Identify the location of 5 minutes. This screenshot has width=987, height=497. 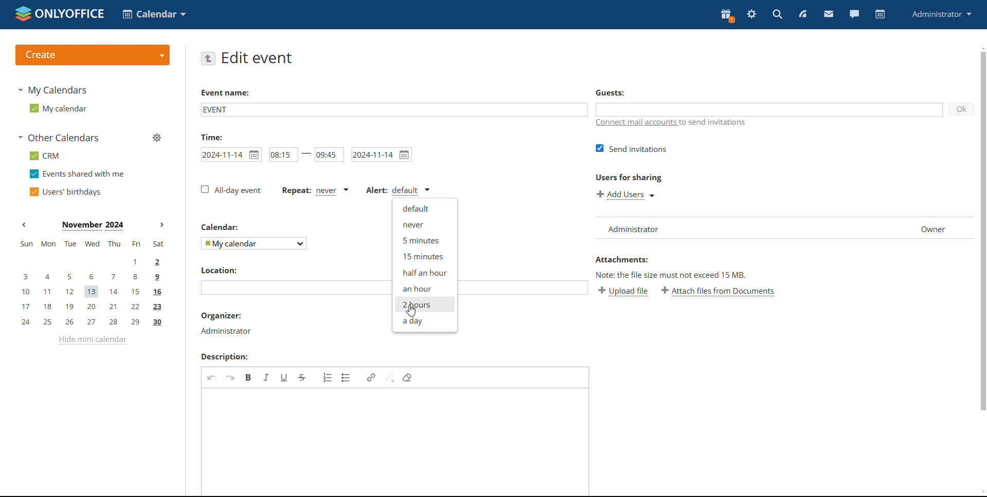
(424, 241).